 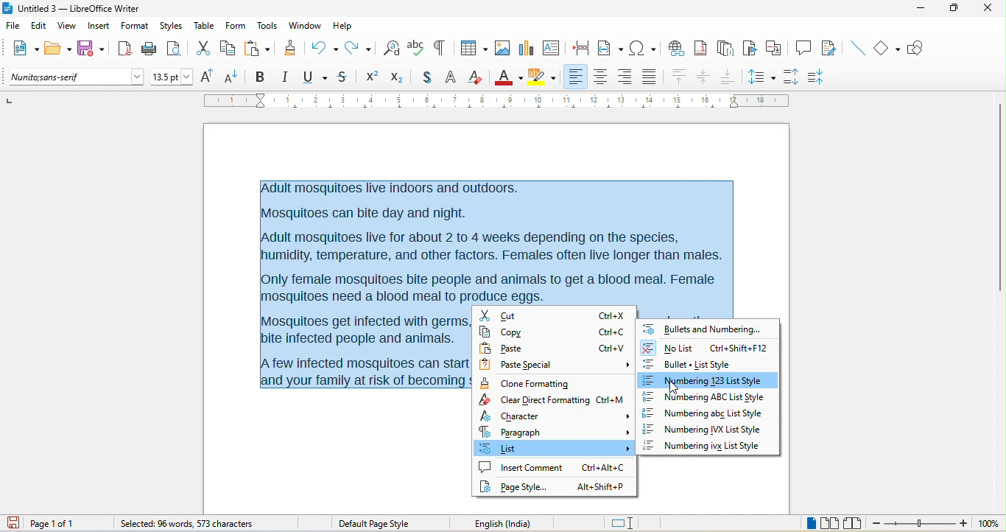 I want to click on cut, so click(x=555, y=315).